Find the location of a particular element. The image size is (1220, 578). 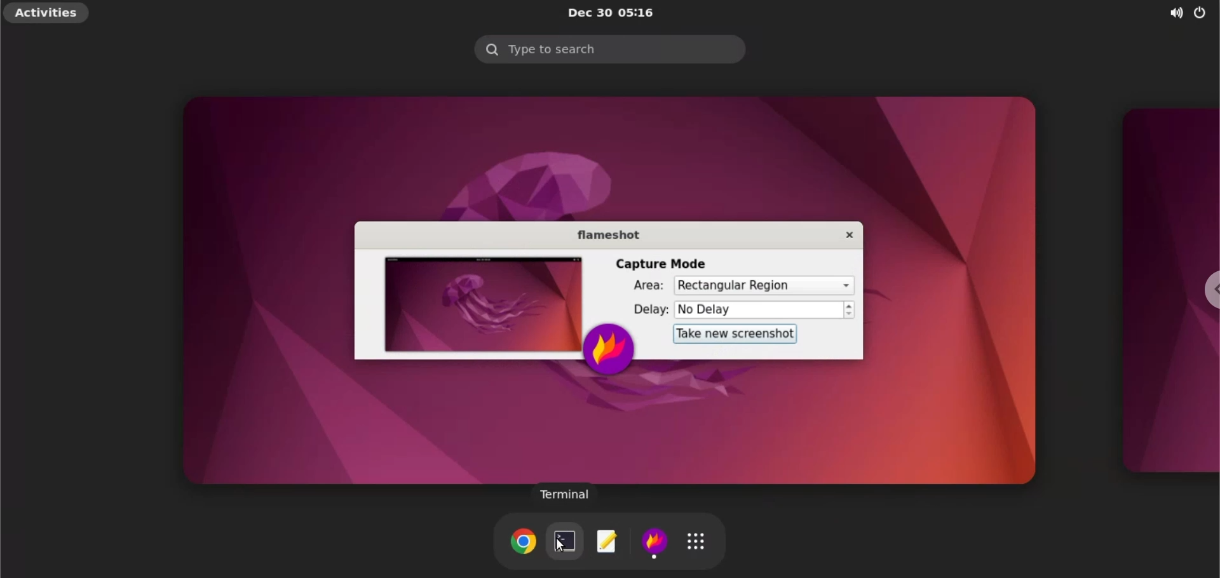

power options is located at coordinates (1202, 15).